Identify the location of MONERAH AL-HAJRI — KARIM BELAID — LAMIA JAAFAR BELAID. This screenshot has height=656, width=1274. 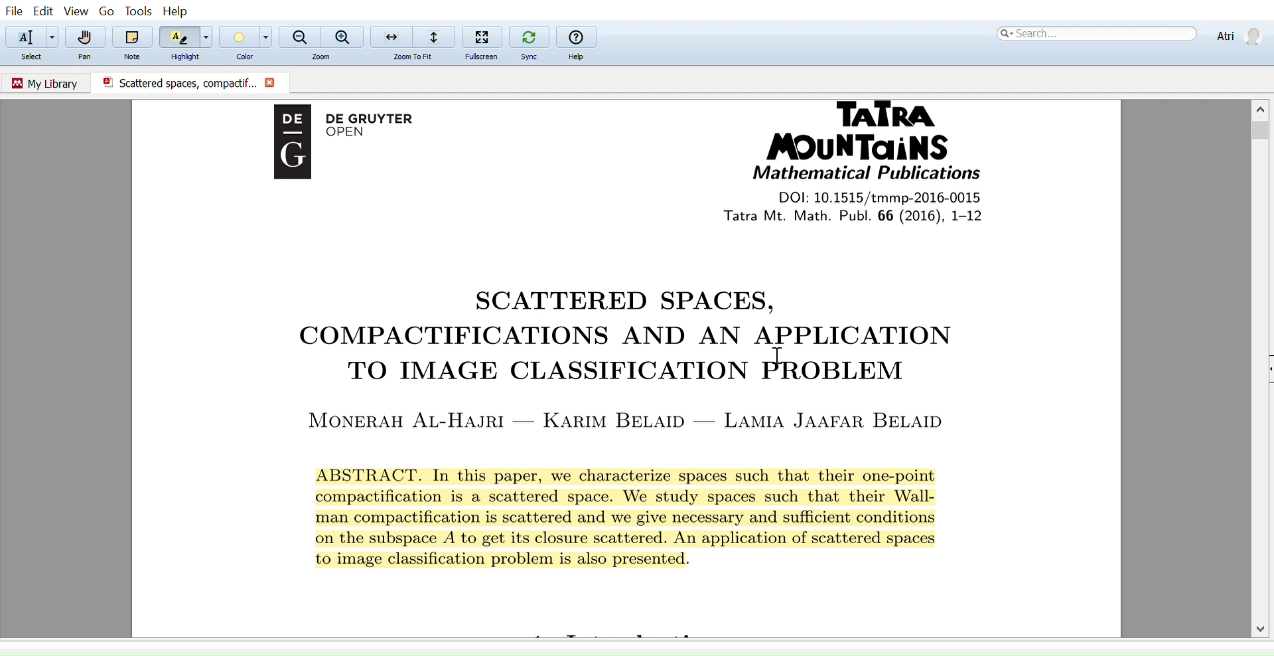
(630, 419).